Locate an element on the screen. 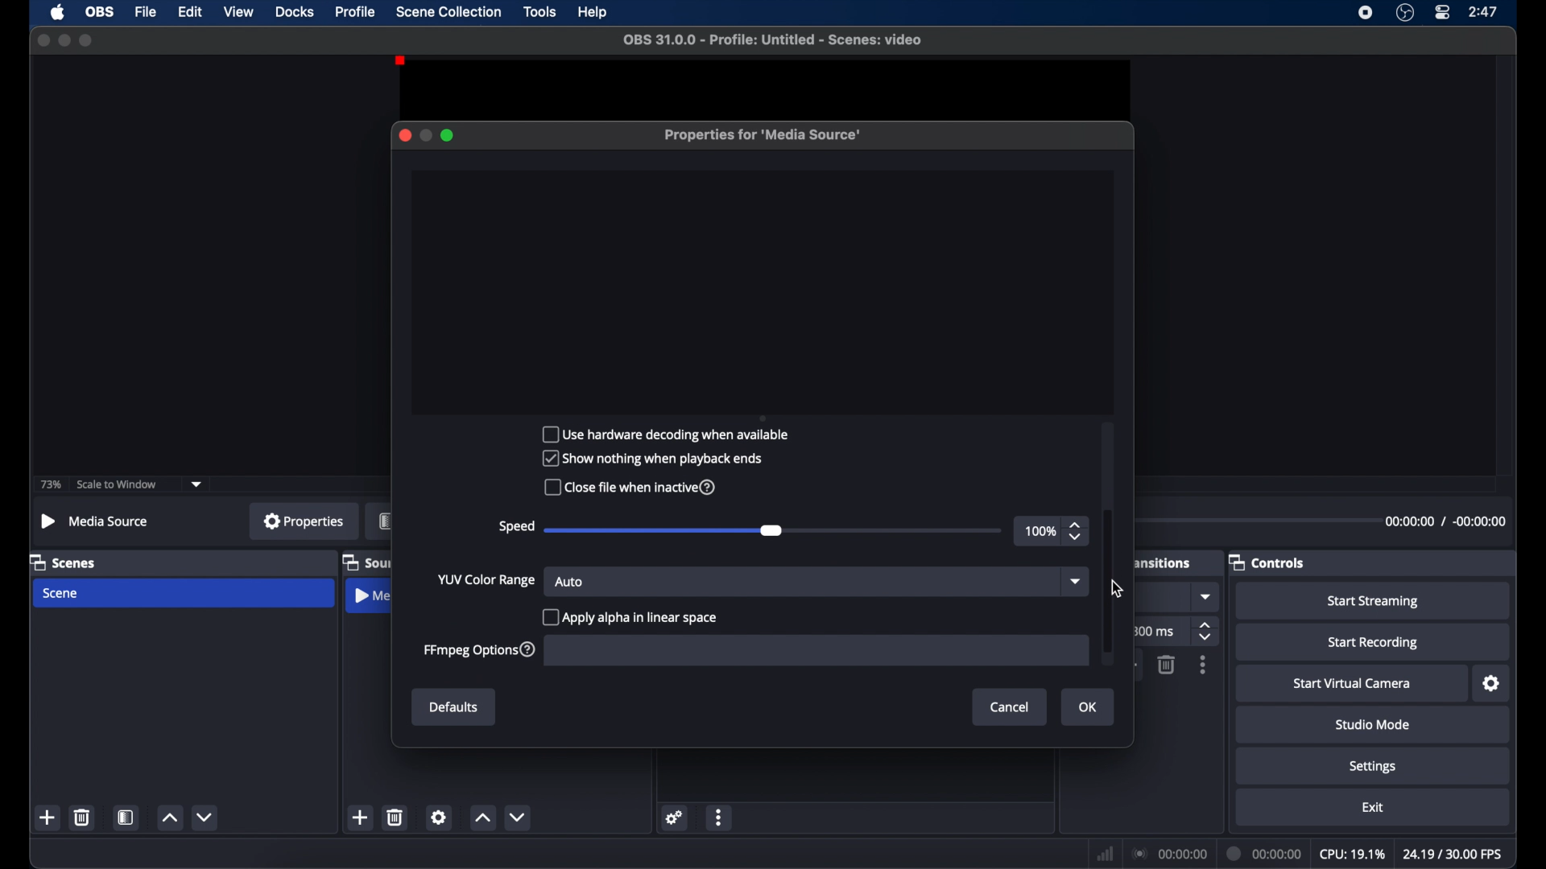 This screenshot has height=869, width=1546. scene is located at coordinates (62, 593).